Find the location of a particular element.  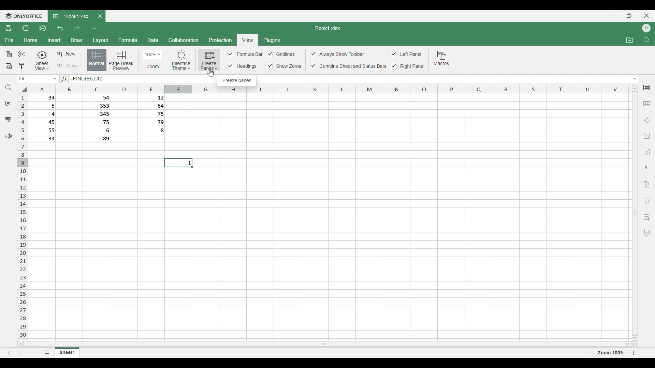

Cut is located at coordinates (21, 54).